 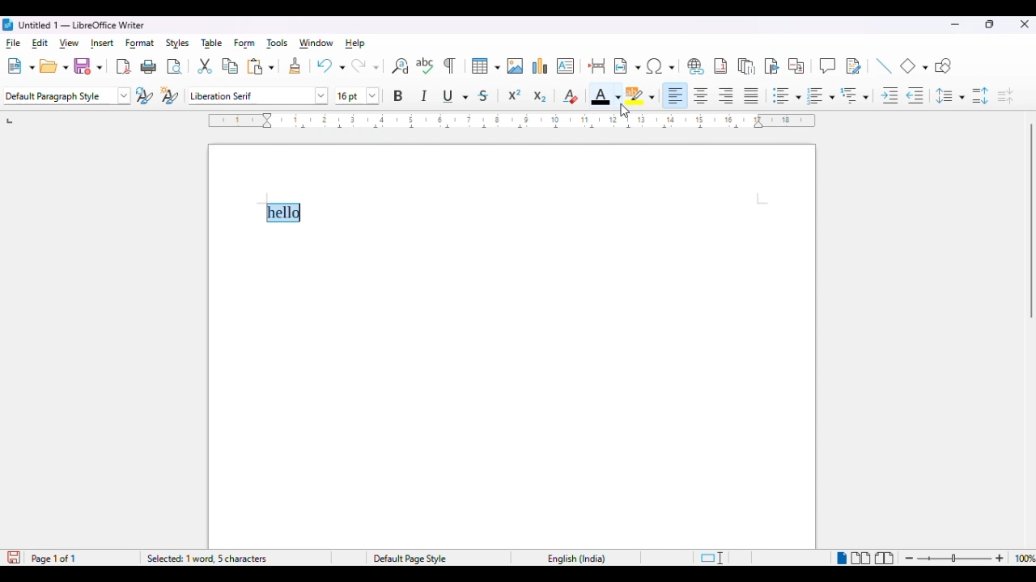 I want to click on insert image, so click(x=516, y=66).